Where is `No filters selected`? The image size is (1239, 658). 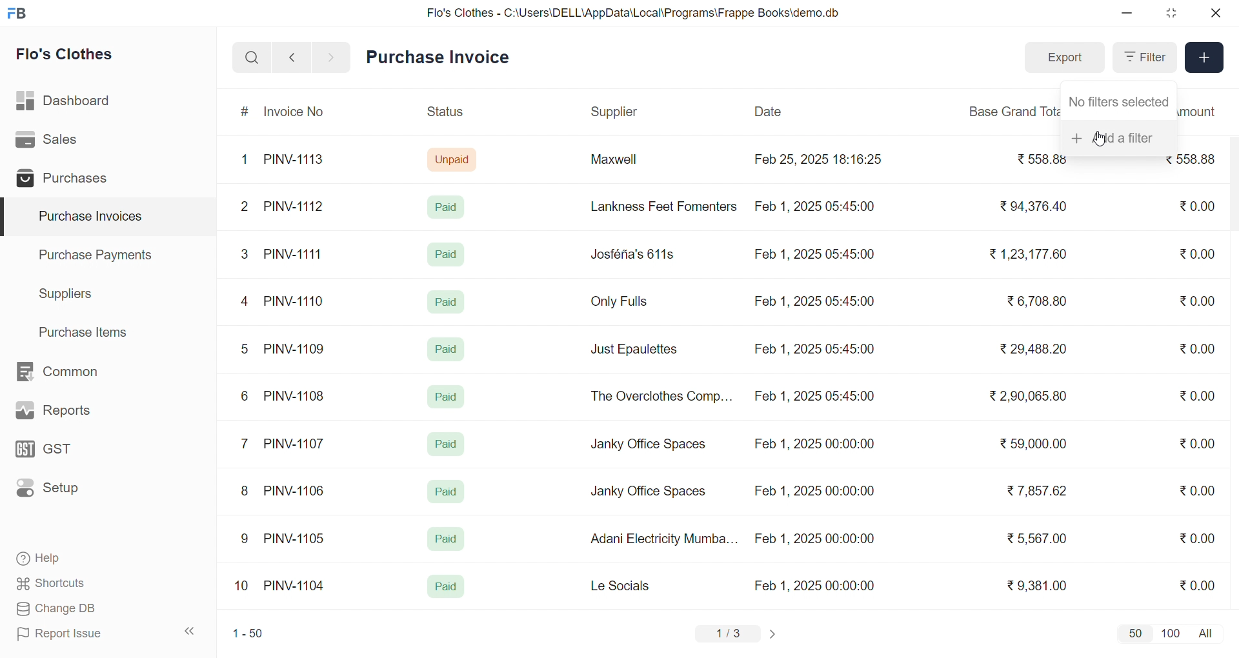 No filters selected is located at coordinates (1119, 99).